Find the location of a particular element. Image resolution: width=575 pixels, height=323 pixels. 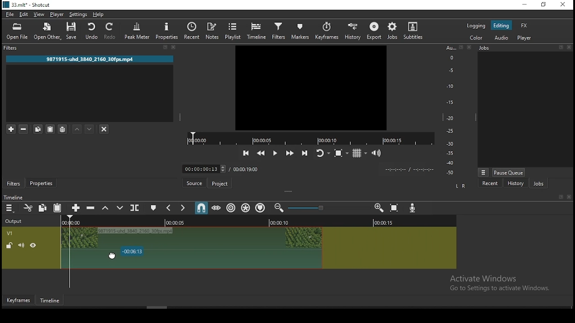

view is located at coordinates (41, 14).